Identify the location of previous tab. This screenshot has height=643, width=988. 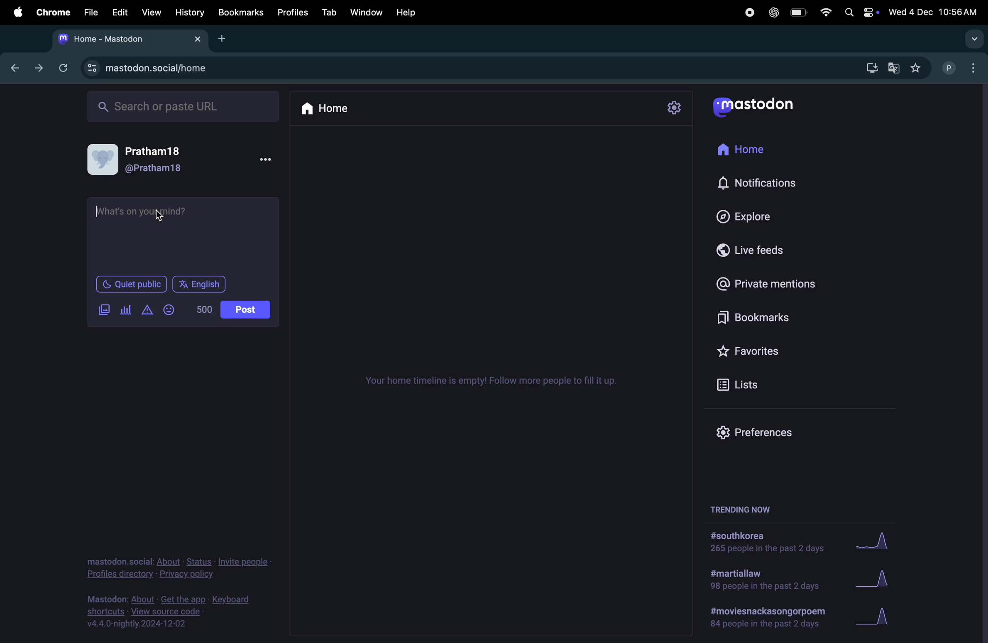
(16, 67).